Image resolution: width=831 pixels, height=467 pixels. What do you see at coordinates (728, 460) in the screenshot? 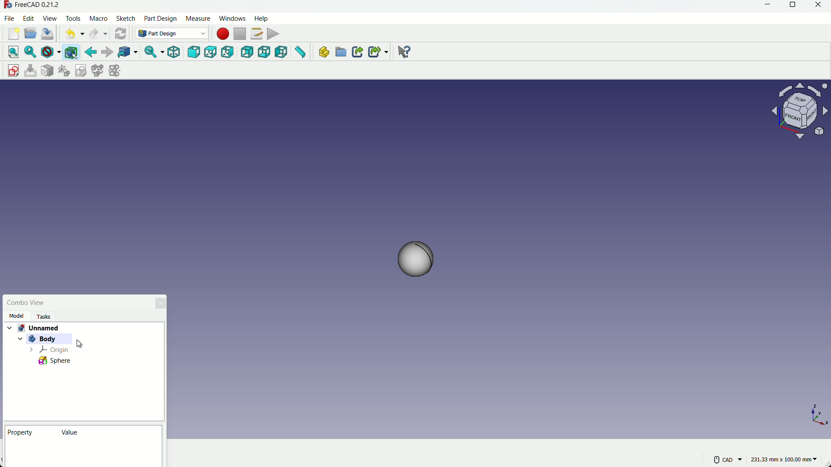
I see `more settings` at bounding box center [728, 460].